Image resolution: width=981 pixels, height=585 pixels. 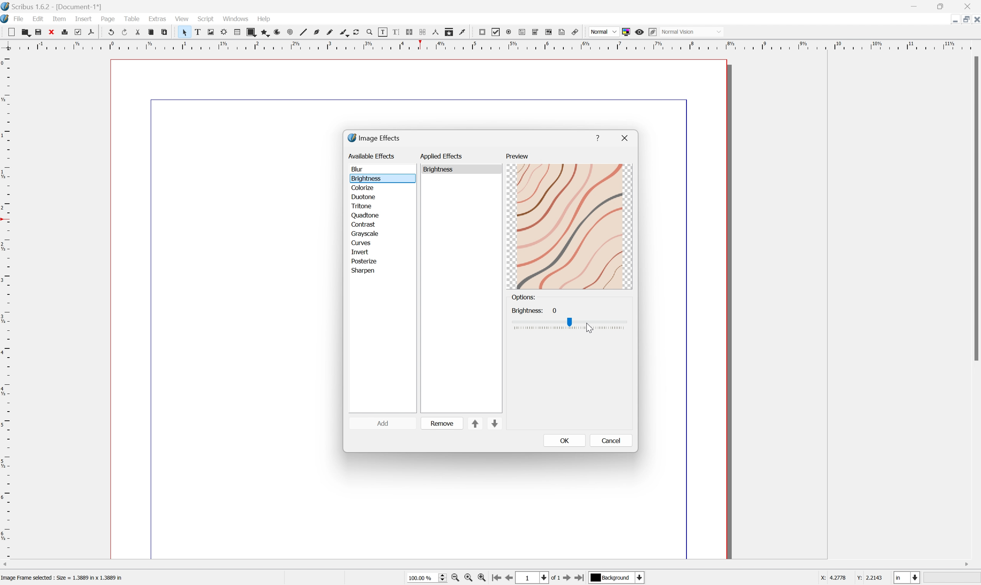 I want to click on Next Page, so click(x=569, y=578).